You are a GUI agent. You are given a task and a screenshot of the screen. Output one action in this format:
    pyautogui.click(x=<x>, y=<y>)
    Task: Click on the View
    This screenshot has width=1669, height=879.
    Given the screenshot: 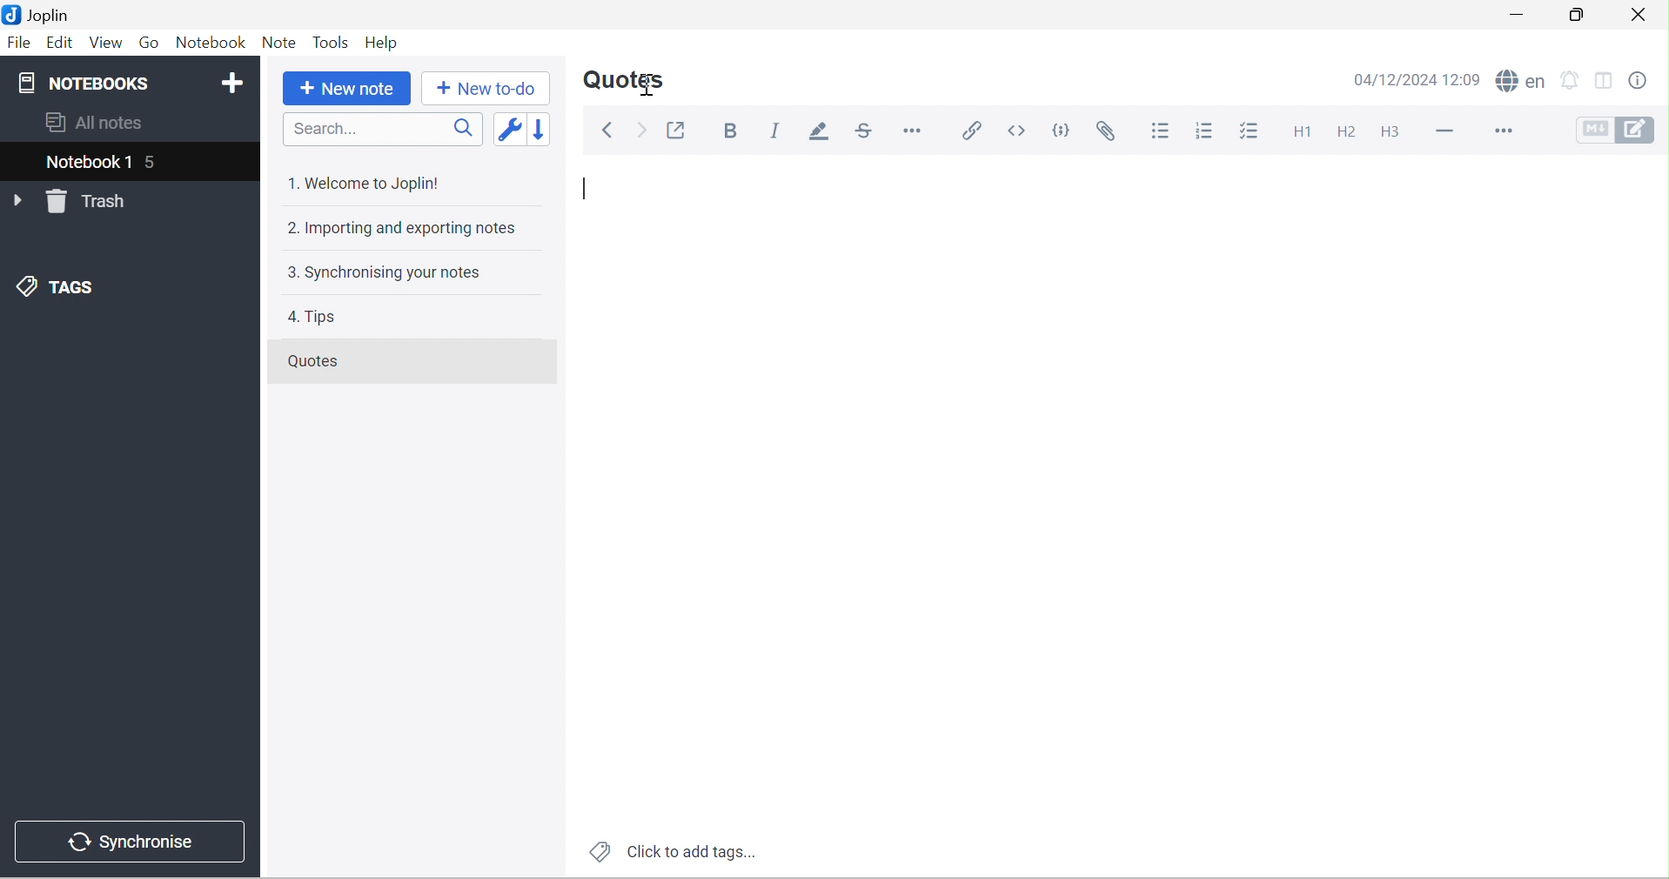 What is the action you would take?
    pyautogui.click(x=107, y=43)
    